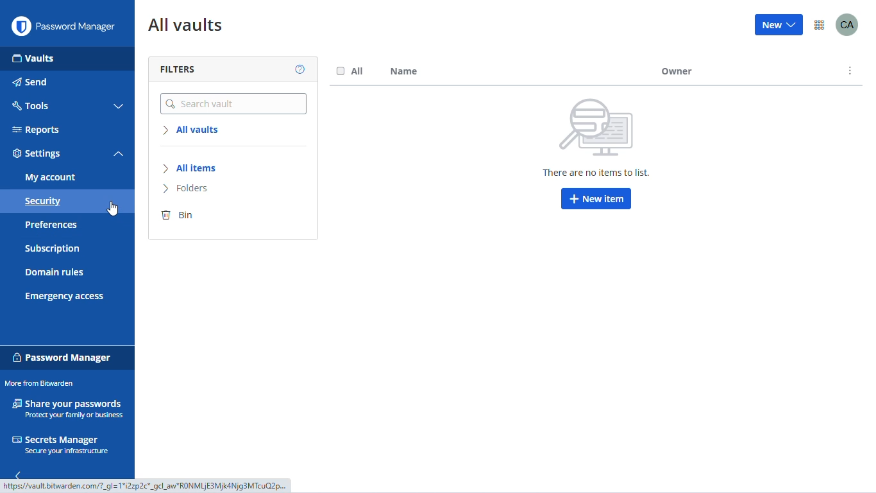 Image resolution: width=876 pixels, height=493 pixels. Describe the element at coordinates (62, 357) in the screenshot. I see `password manager` at that location.